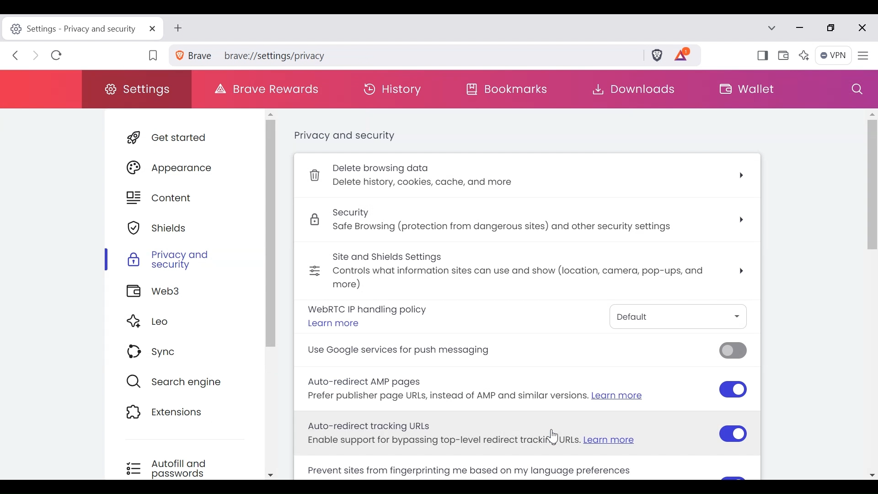  What do you see at coordinates (687, 56) in the screenshot?
I see `Tokens` at bounding box center [687, 56].